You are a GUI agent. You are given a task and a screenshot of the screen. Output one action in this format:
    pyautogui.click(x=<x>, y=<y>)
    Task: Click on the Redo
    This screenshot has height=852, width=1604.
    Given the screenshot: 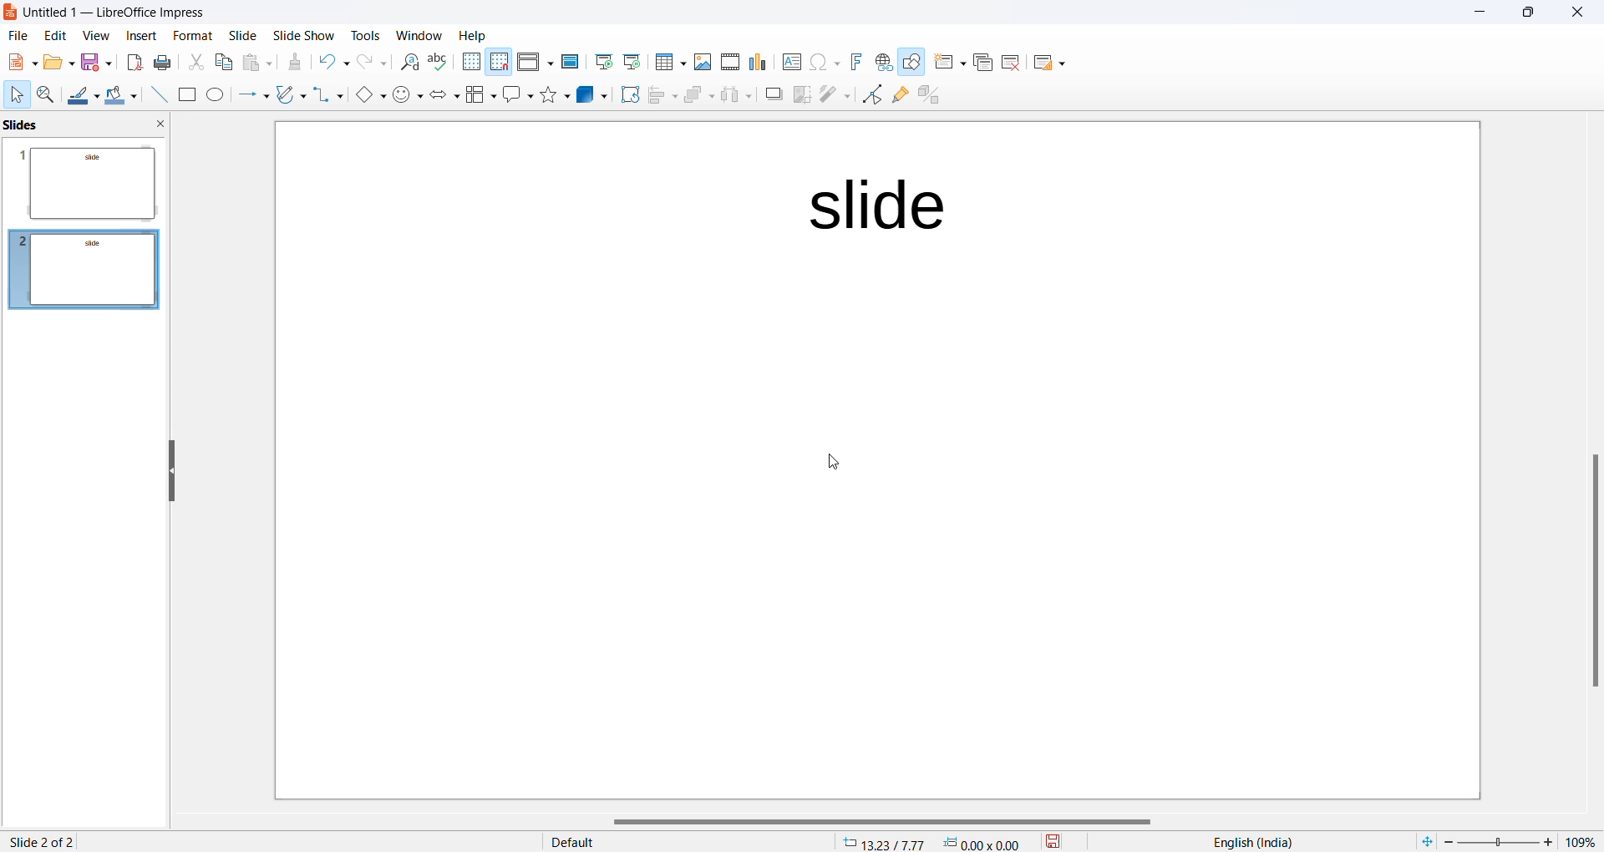 What is the action you would take?
    pyautogui.click(x=373, y=62)
    